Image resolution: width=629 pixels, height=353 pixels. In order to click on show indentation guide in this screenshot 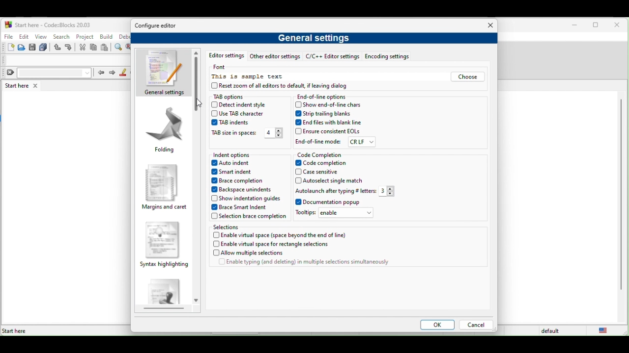, I will do `click(245, 198)`.